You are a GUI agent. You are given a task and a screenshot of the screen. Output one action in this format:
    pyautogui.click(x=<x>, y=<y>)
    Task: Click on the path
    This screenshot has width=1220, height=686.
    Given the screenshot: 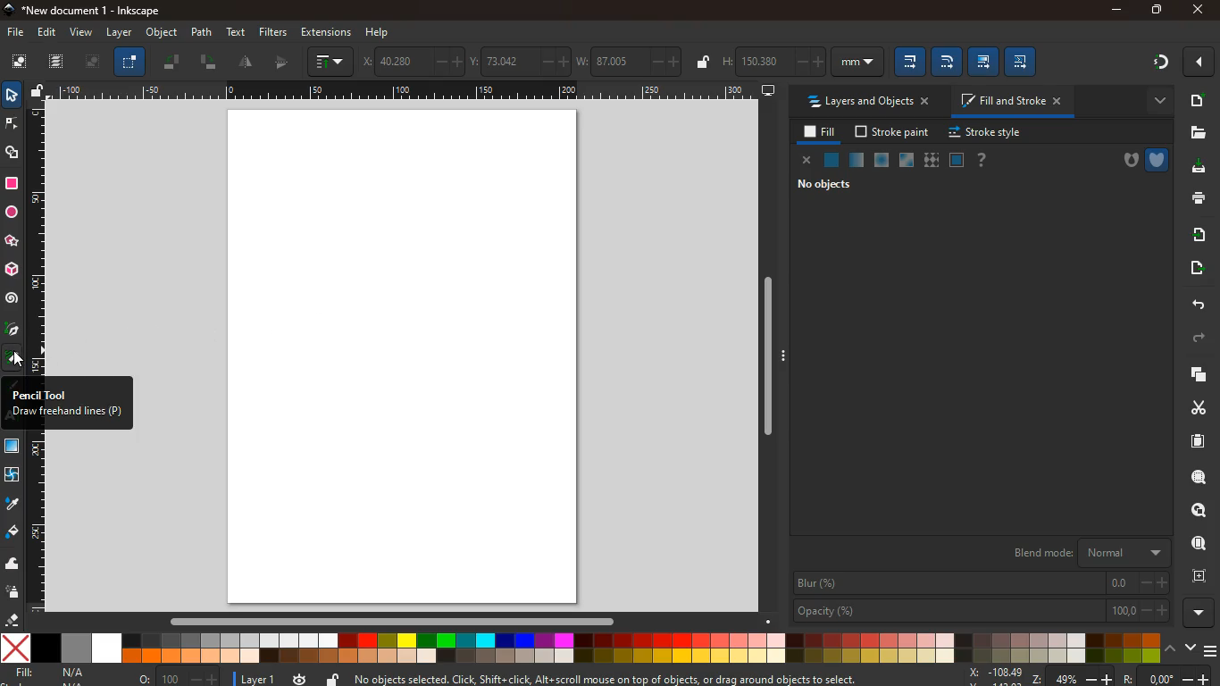 What is the action you would take?
    pyautogui.click(x=204, y=31)
    